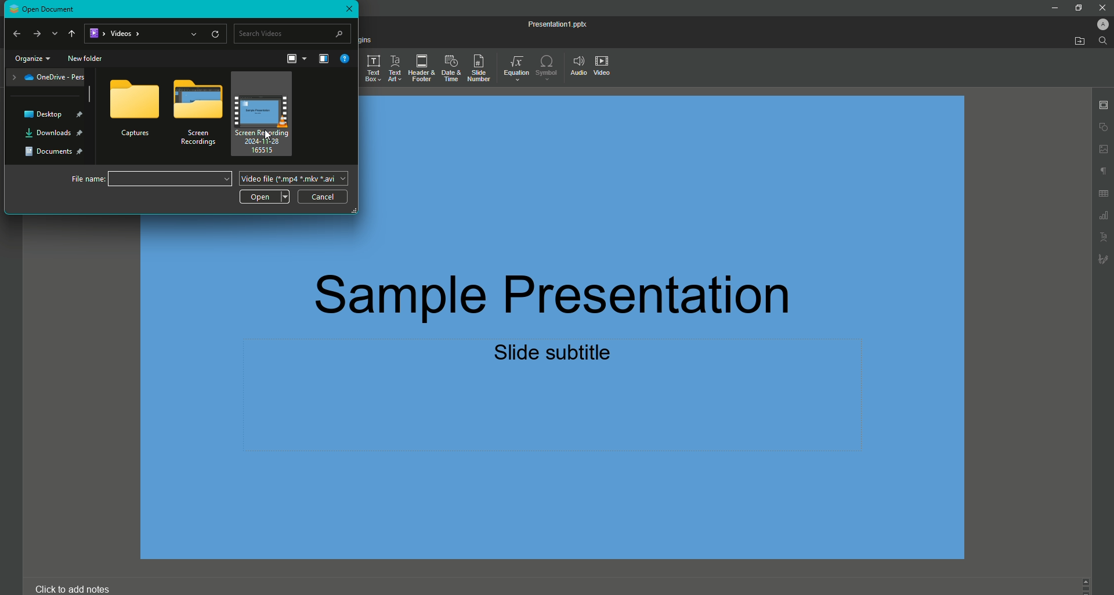  I want to click on Chart Settings, so click(1103, 216).